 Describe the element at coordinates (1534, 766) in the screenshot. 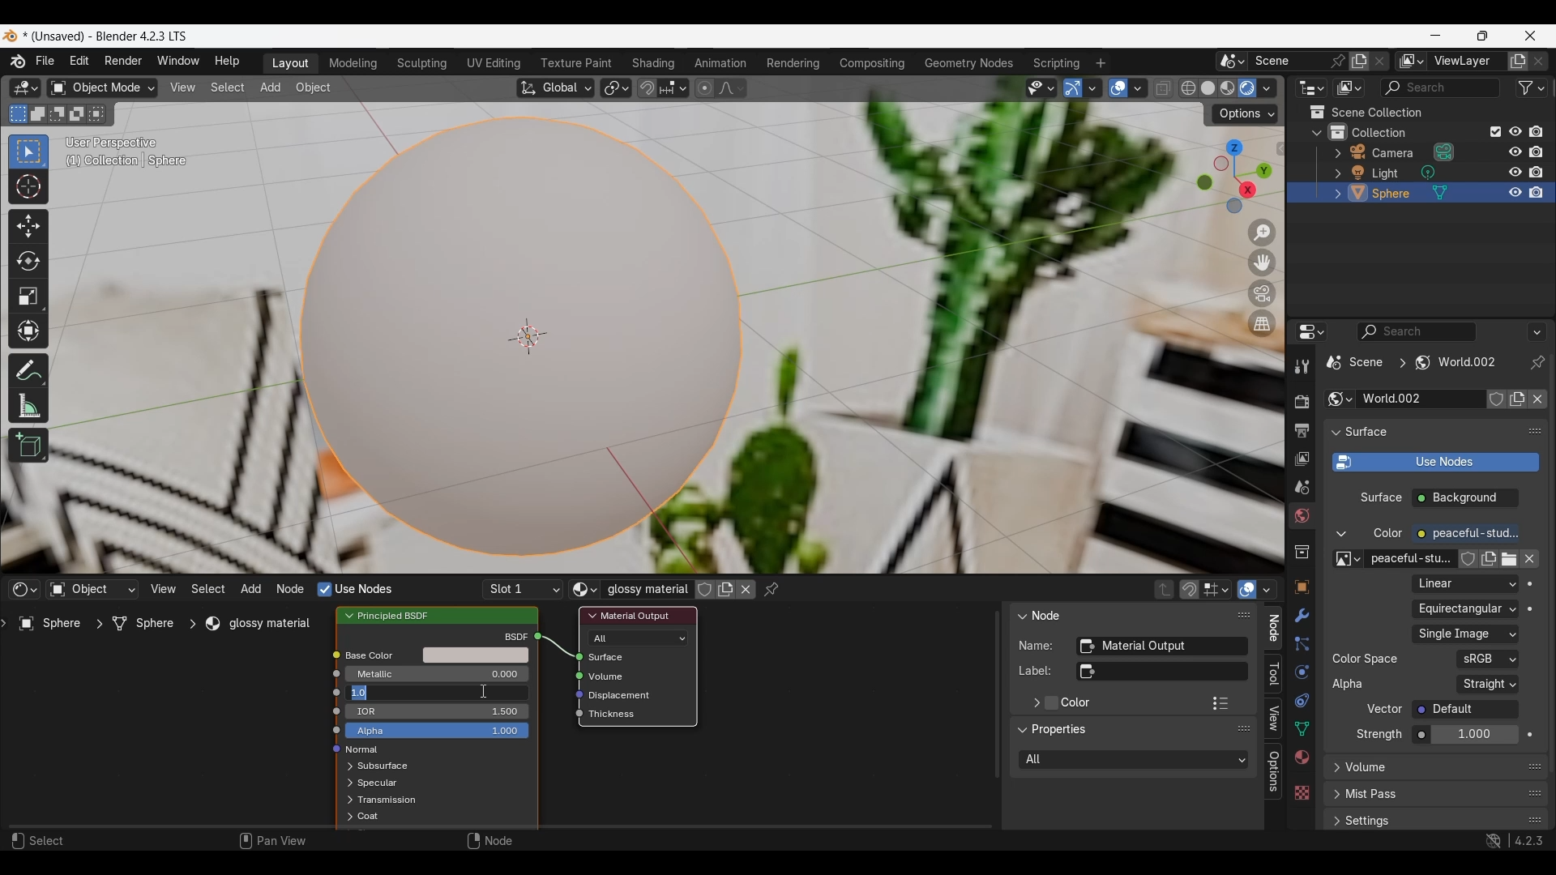

I see `Float volume` at that location.